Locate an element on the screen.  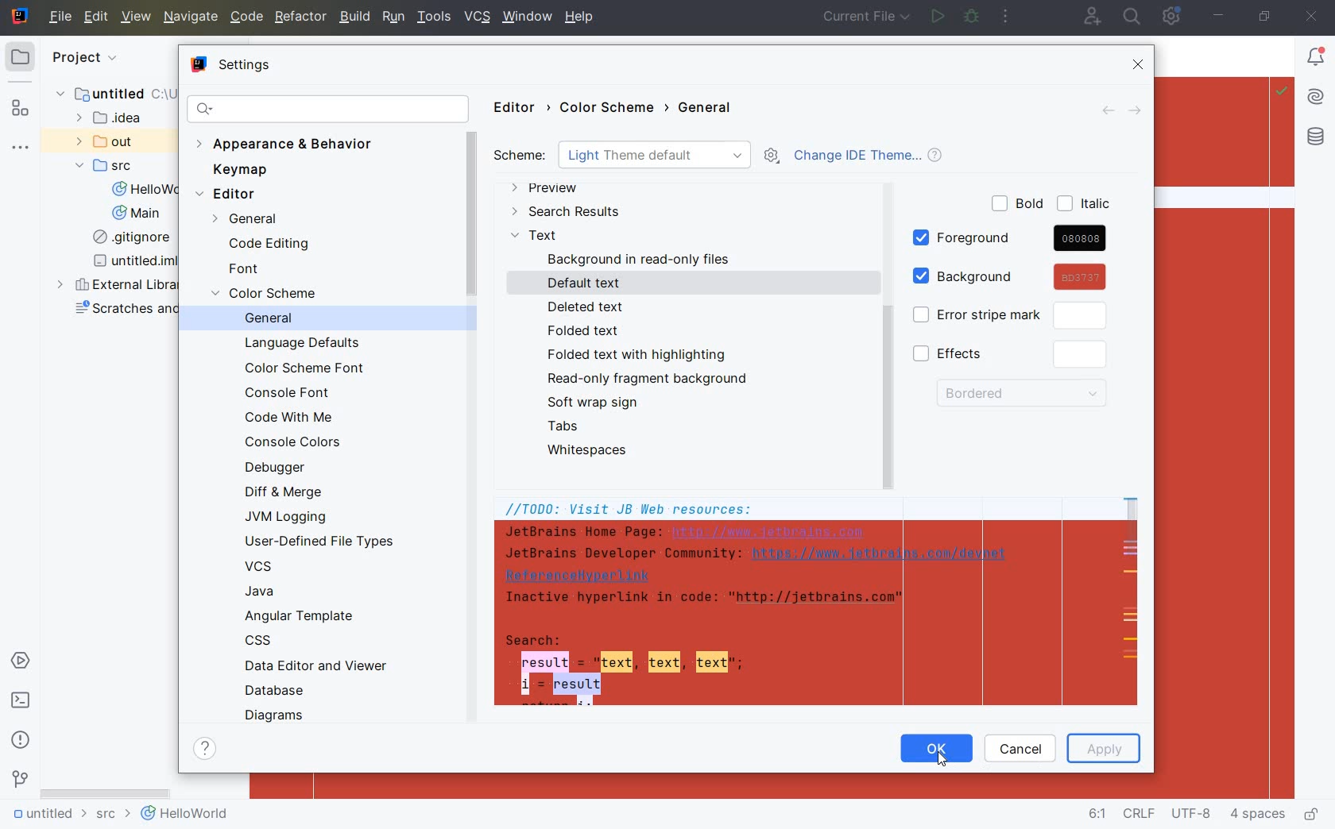
TEXT is located at coordinates (535, 237).